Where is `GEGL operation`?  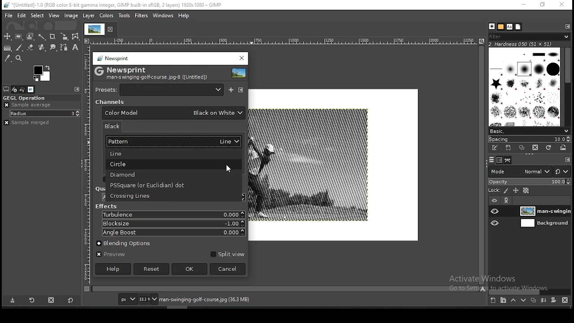 GEGL operation is located at coordinates (26, 97).